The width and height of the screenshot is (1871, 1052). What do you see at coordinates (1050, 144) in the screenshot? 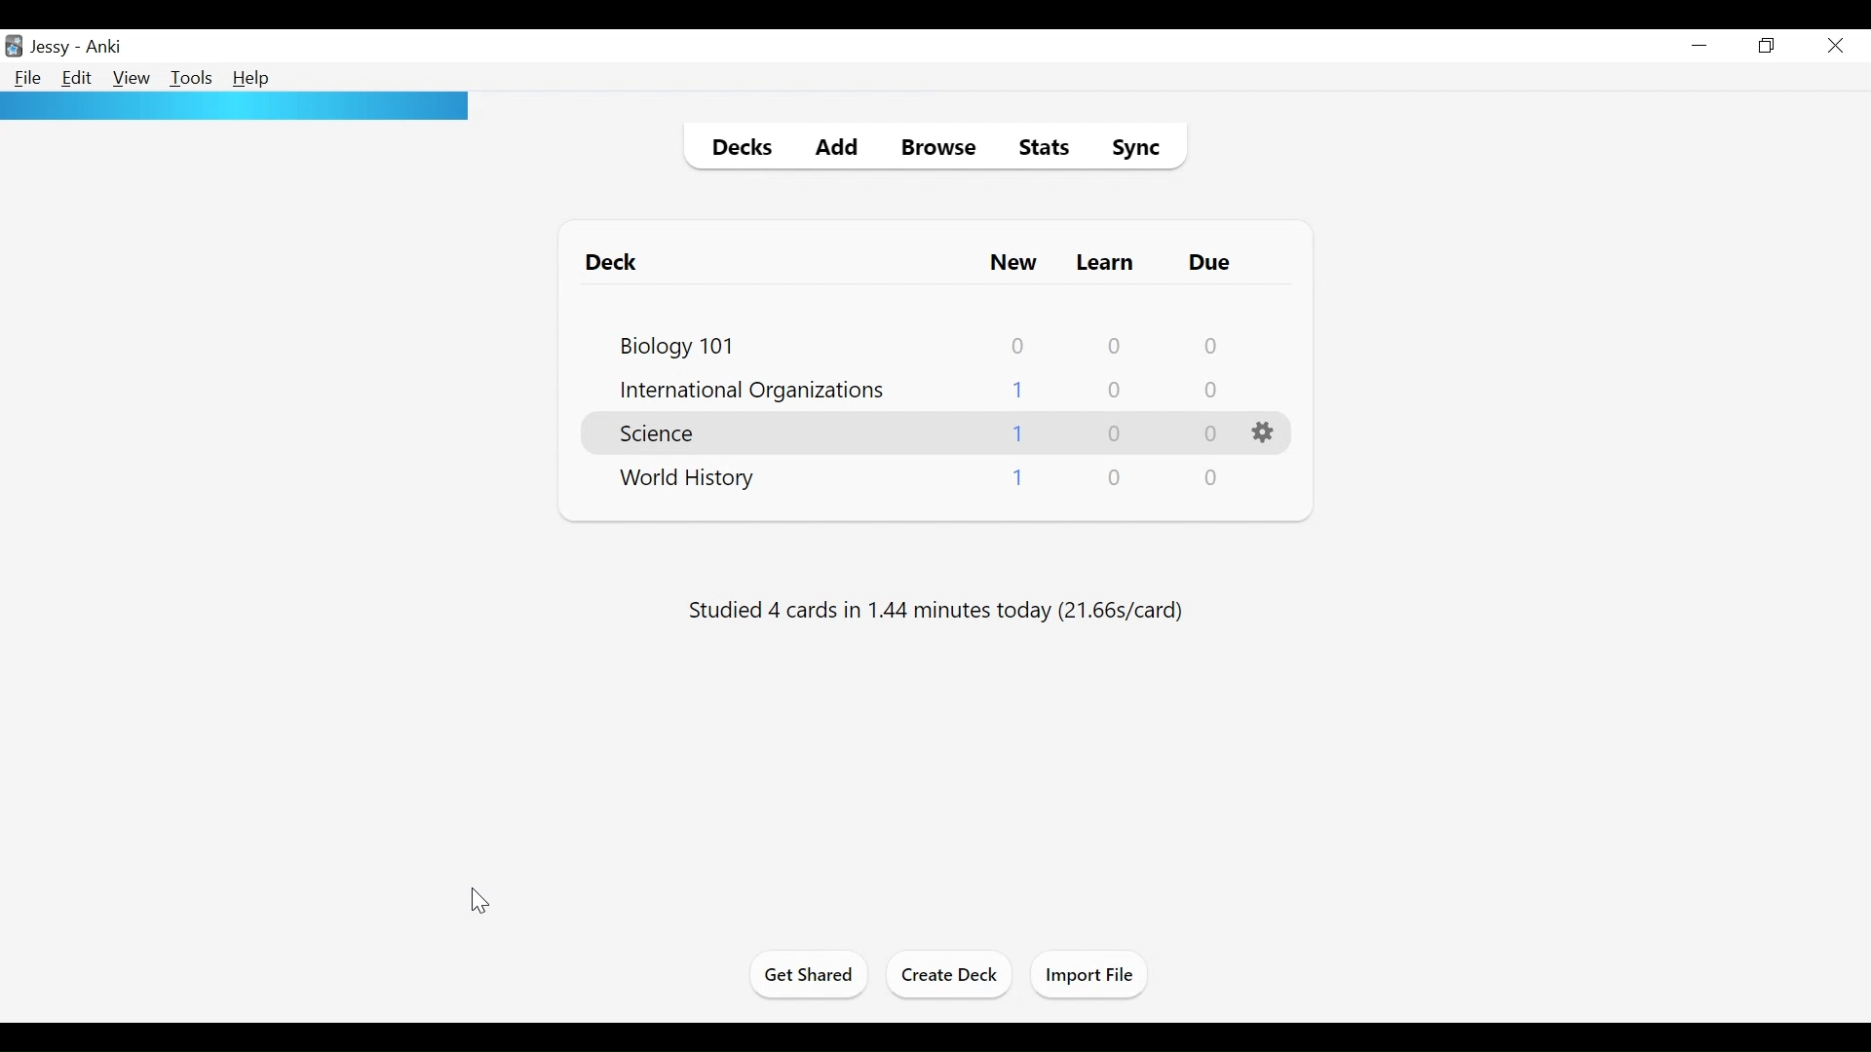
I see `Stats` at bounding box center [1050, 144].